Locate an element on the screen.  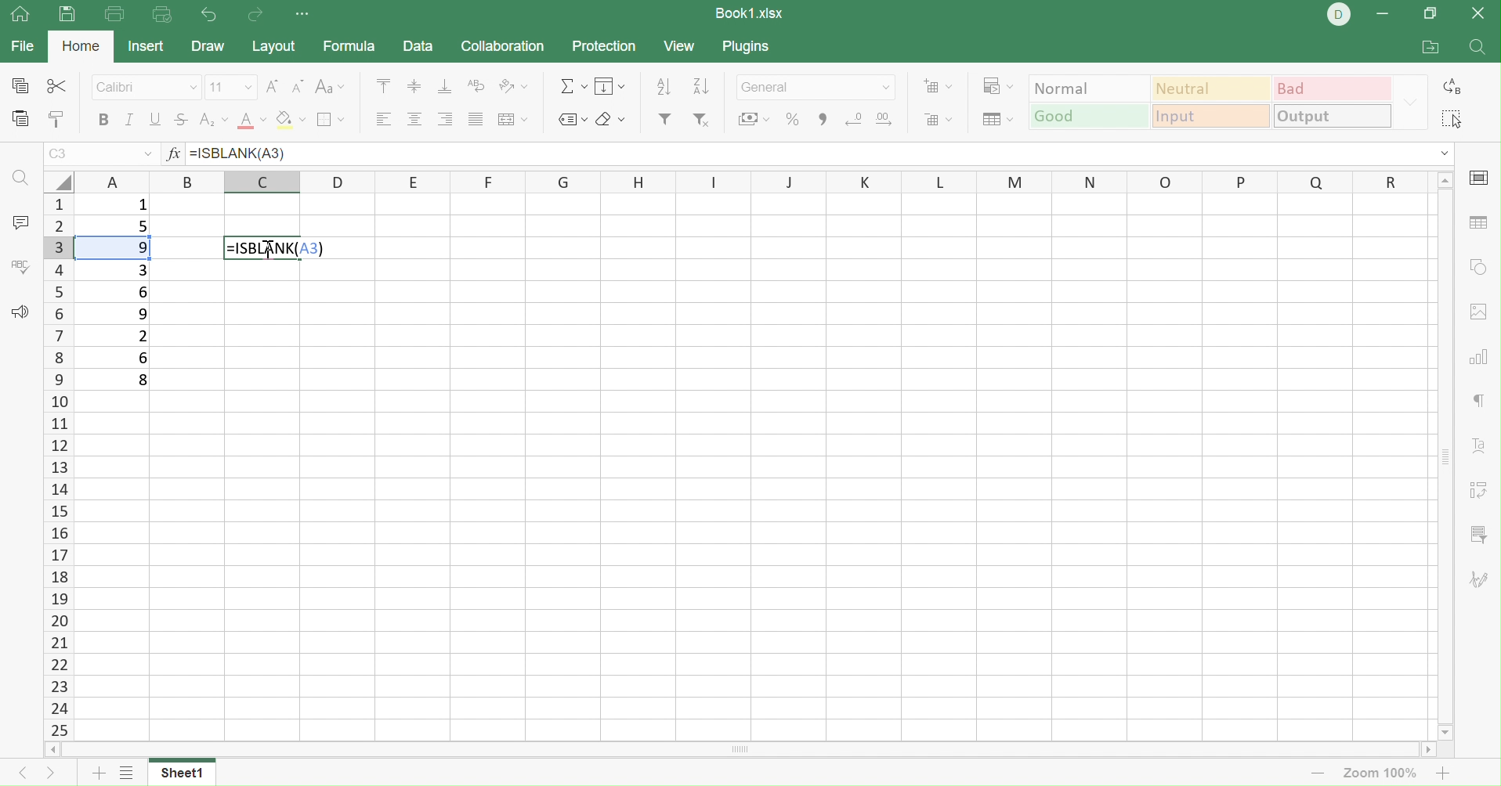
A1 is located at coordinates (60, 155).